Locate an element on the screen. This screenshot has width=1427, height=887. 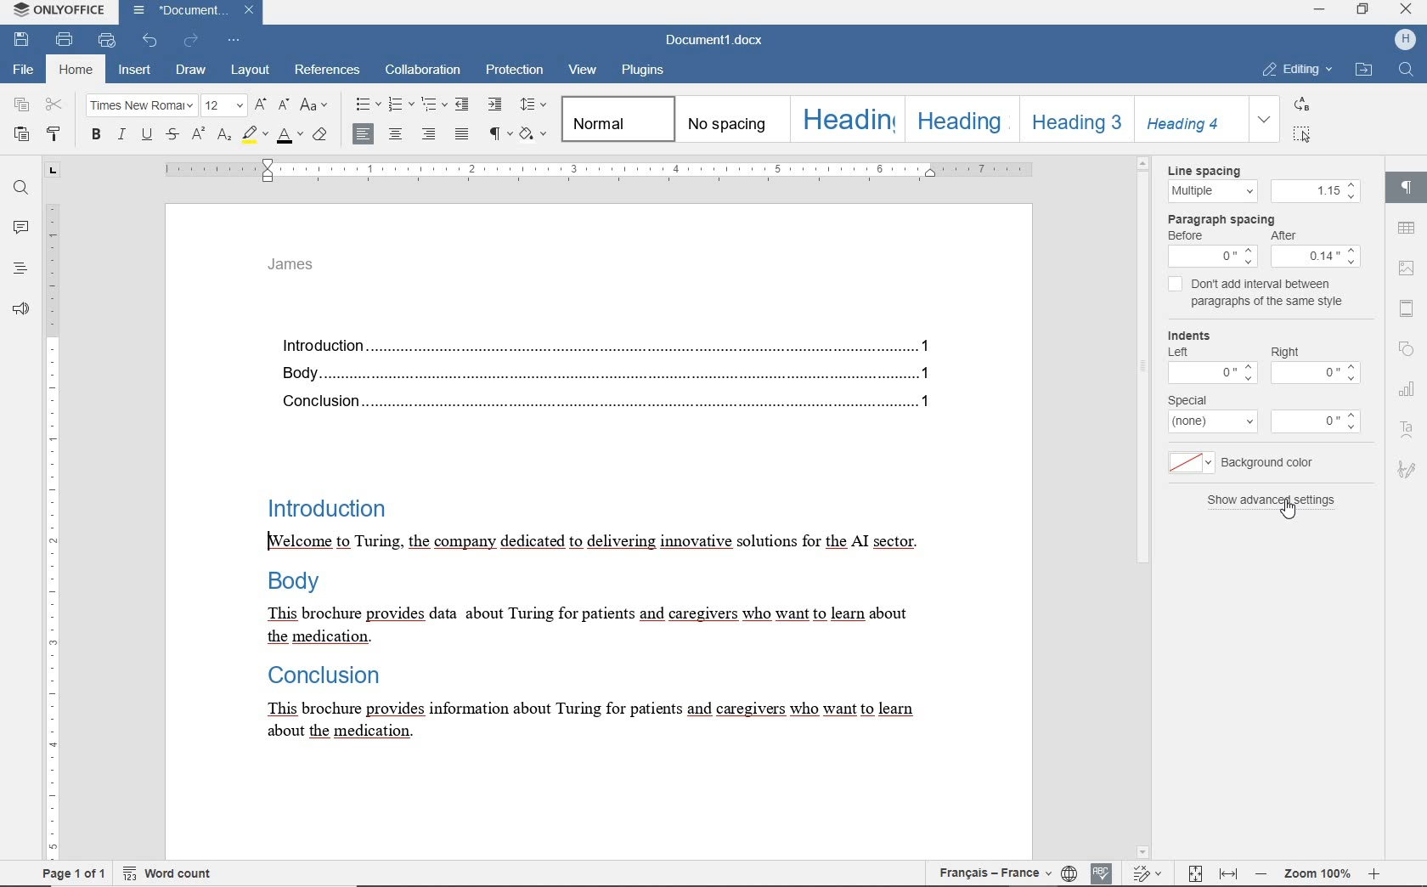
Conclusion is located at coordinates (335, 676).